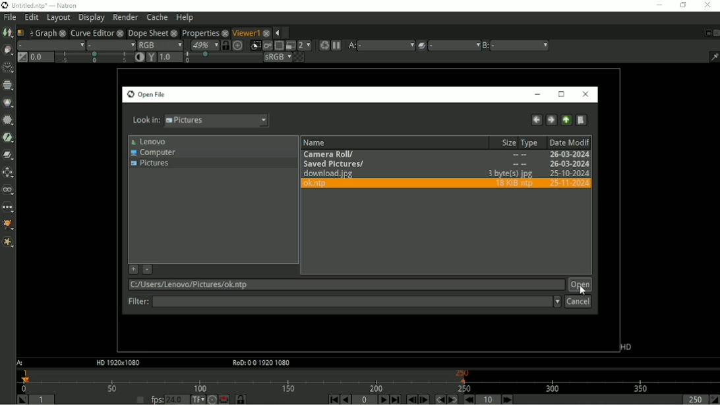 The width and height of the screenshot is (720, 405). Describe the element at coordinates (316, 142) in the screenshot. I see `Name` at that location.